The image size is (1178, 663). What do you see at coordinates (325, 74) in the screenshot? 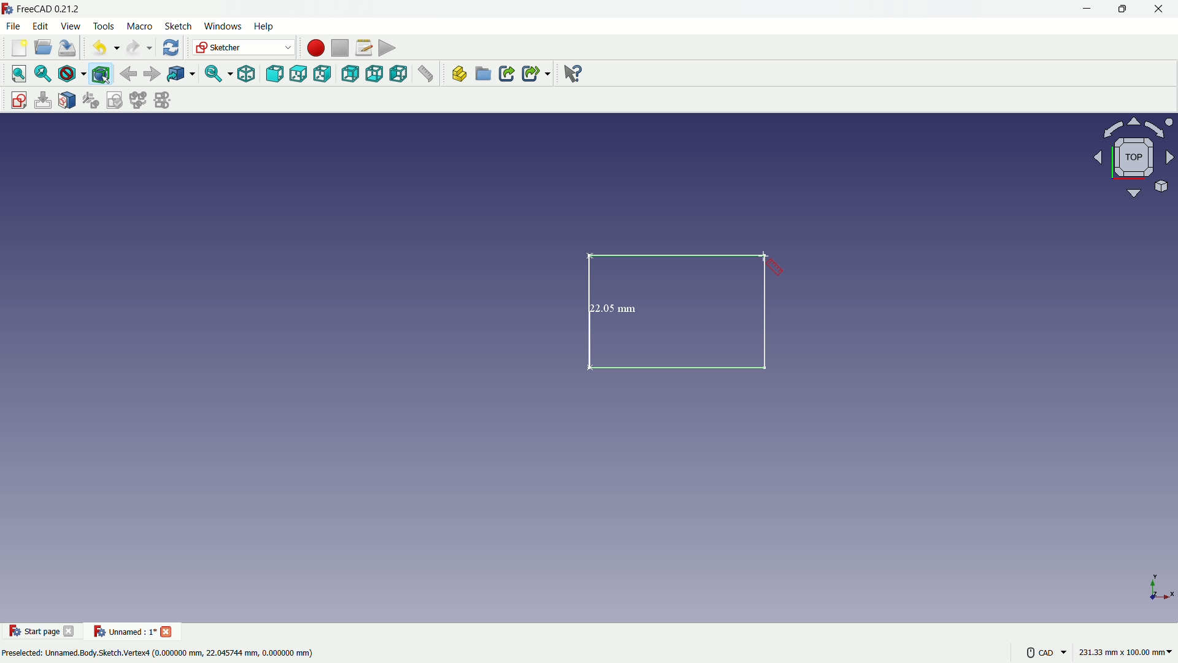
I see `right view` at bounding box center [325, 74].